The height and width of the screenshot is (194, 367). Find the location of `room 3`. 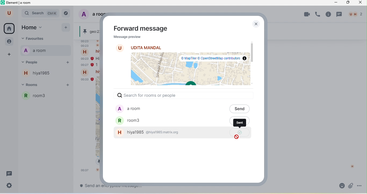

room 3 is located at coordinates (47, 98).